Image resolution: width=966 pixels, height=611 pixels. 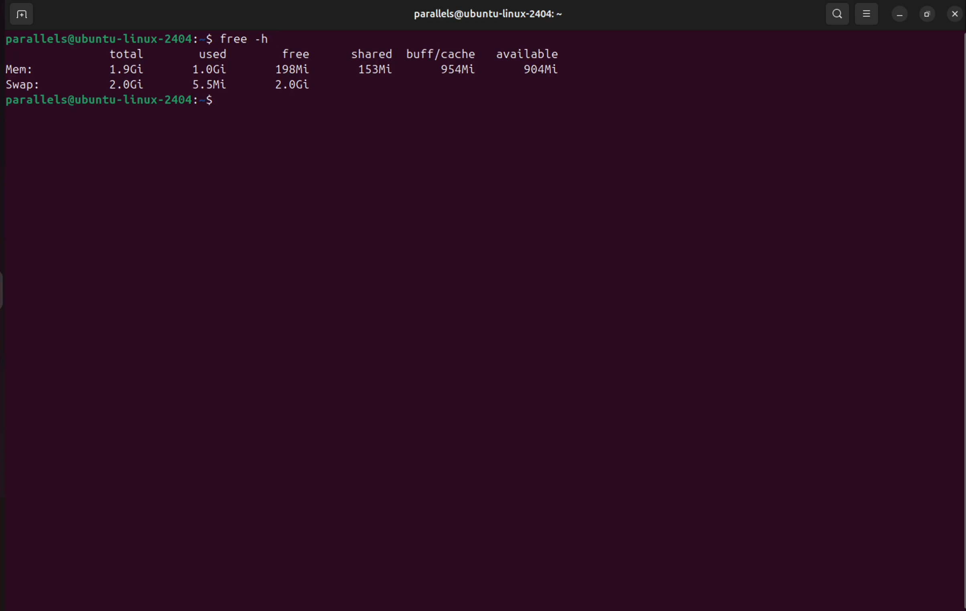 What do you see at coordinates (126, 70) in the screenshot?
I see `1.9Gi` at bounding box center [126, 70].